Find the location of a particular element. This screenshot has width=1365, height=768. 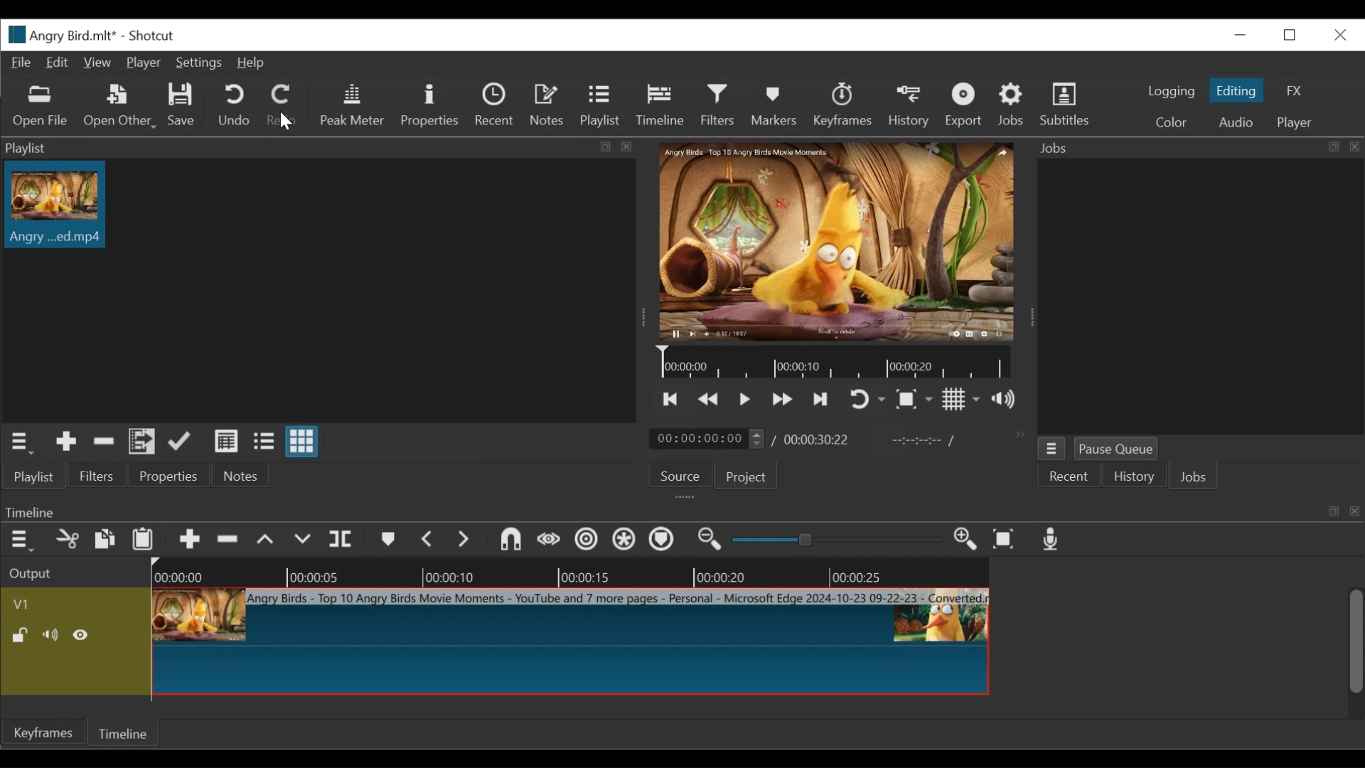

Media Viewer is located at coordinates (837, 242).